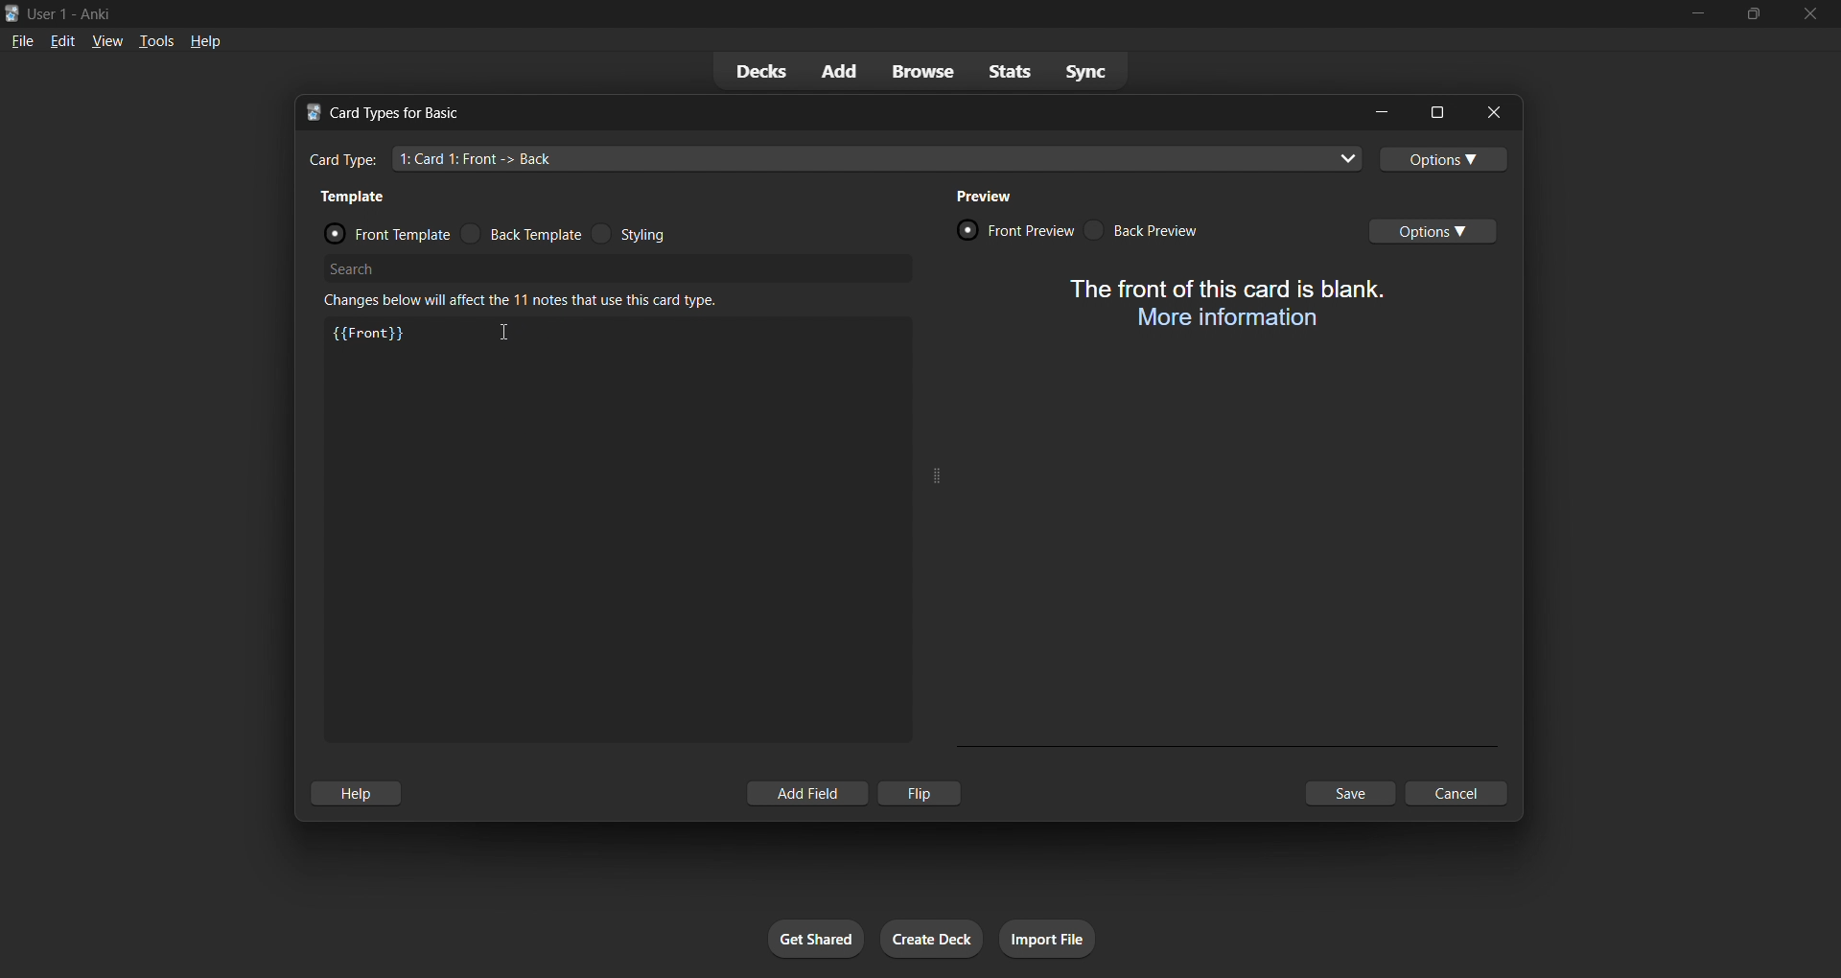 This screenshot has width=1841, height=978. I want to click on save, so click(1351, 796).